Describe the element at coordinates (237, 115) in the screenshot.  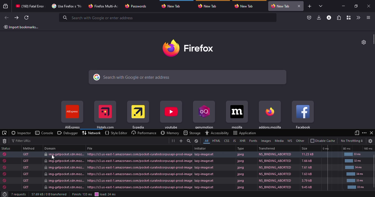
I see `shortcuts` at that location.